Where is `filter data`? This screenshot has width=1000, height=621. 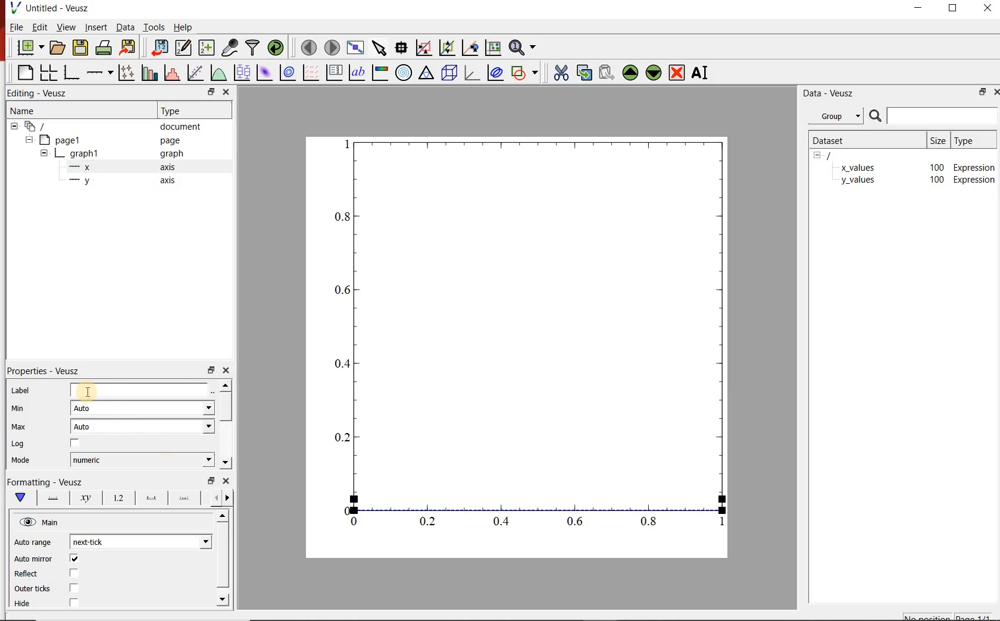 filter data is located at coordinates (253, 48).